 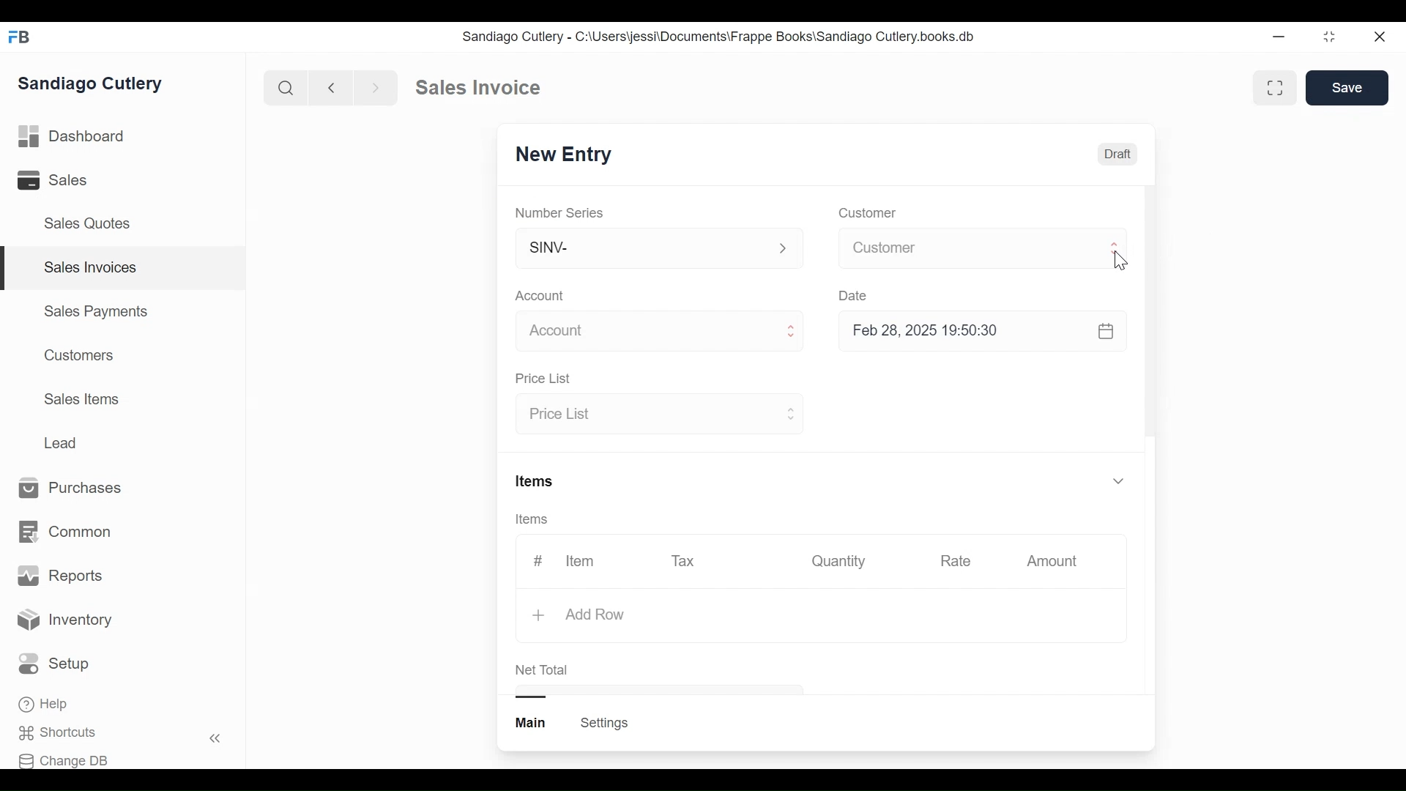 What do you see at coordinates (581, 561) in the screenshot?
I see `Item` at bounding box center [581, 561].